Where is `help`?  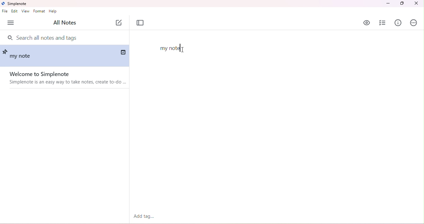
help is located at coordinates (53, 11).